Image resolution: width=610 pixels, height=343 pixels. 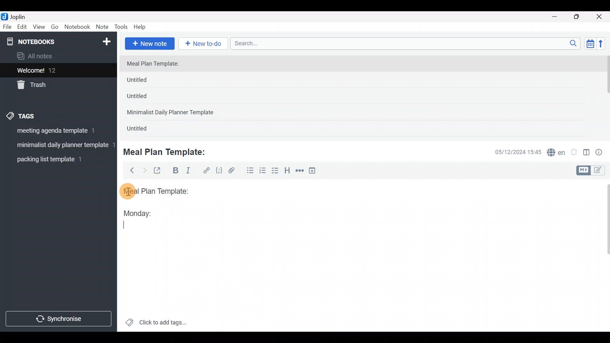 I want to click on Edit, so click(x=22, y=28).